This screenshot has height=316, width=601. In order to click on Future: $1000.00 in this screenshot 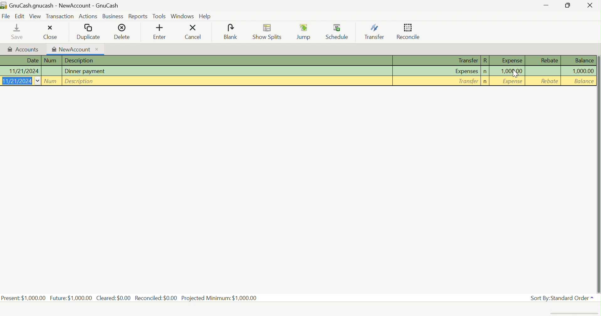, I will do `click(71, 297)`.